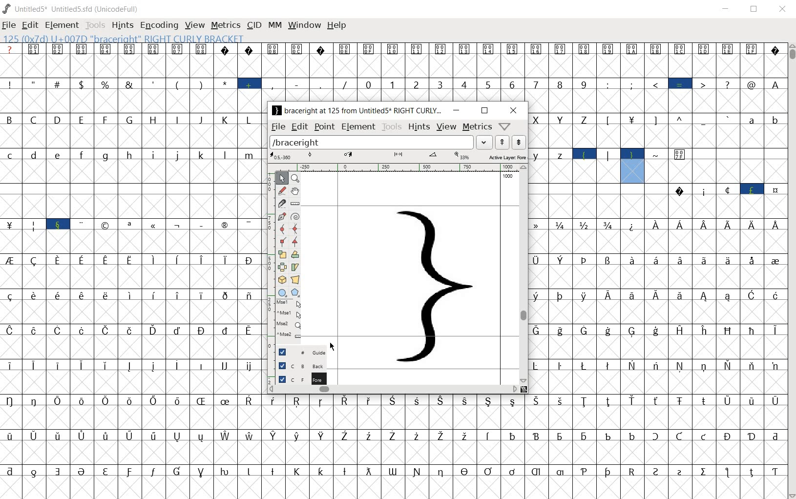  I want to click on HINTS, so click(122, 26).